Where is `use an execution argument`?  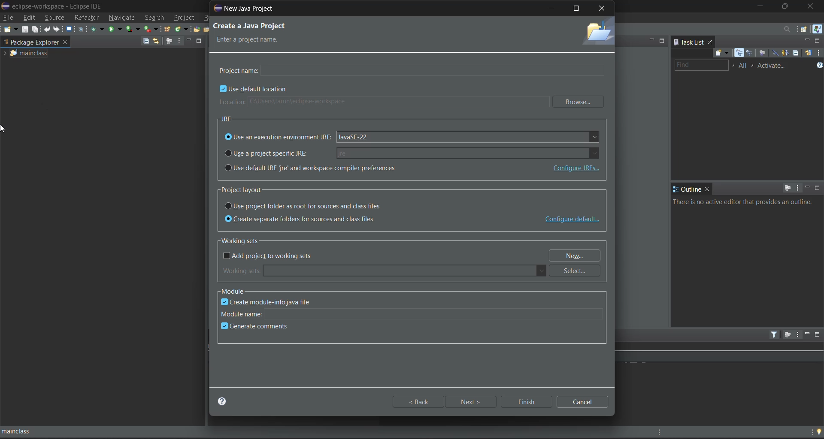 use an execution argument is located at coordinates (412, 137).